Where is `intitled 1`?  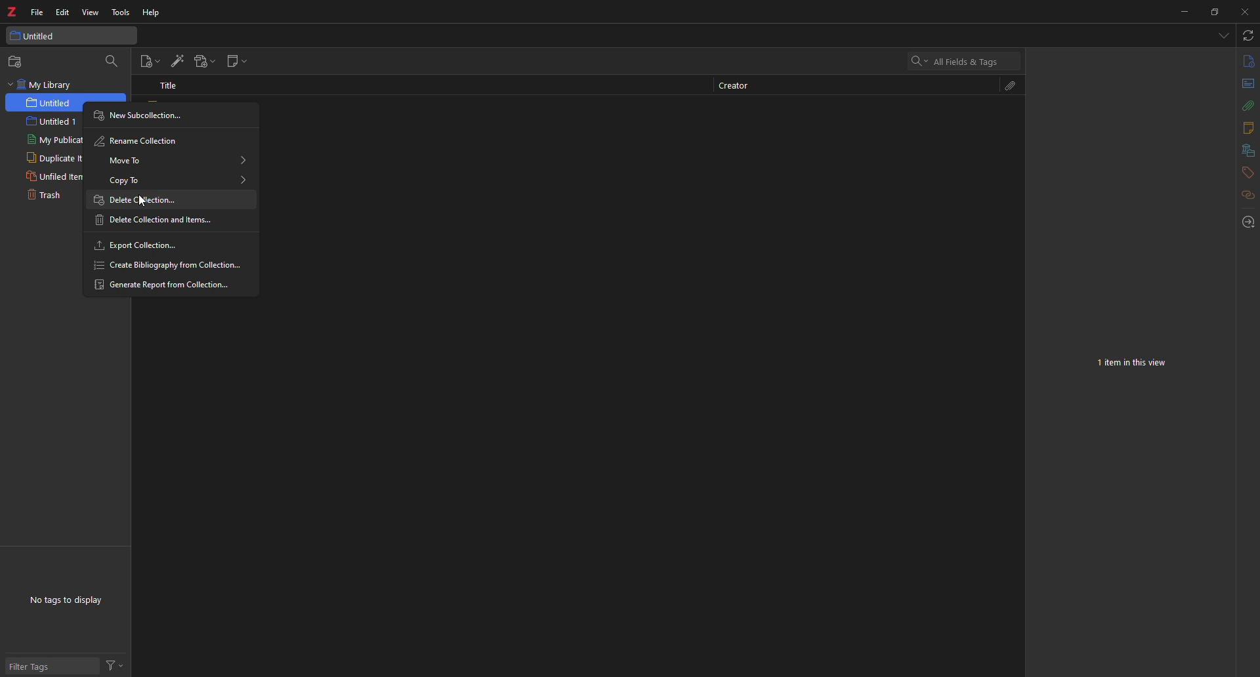
intitled 1 is located at coordinates (55, 121).